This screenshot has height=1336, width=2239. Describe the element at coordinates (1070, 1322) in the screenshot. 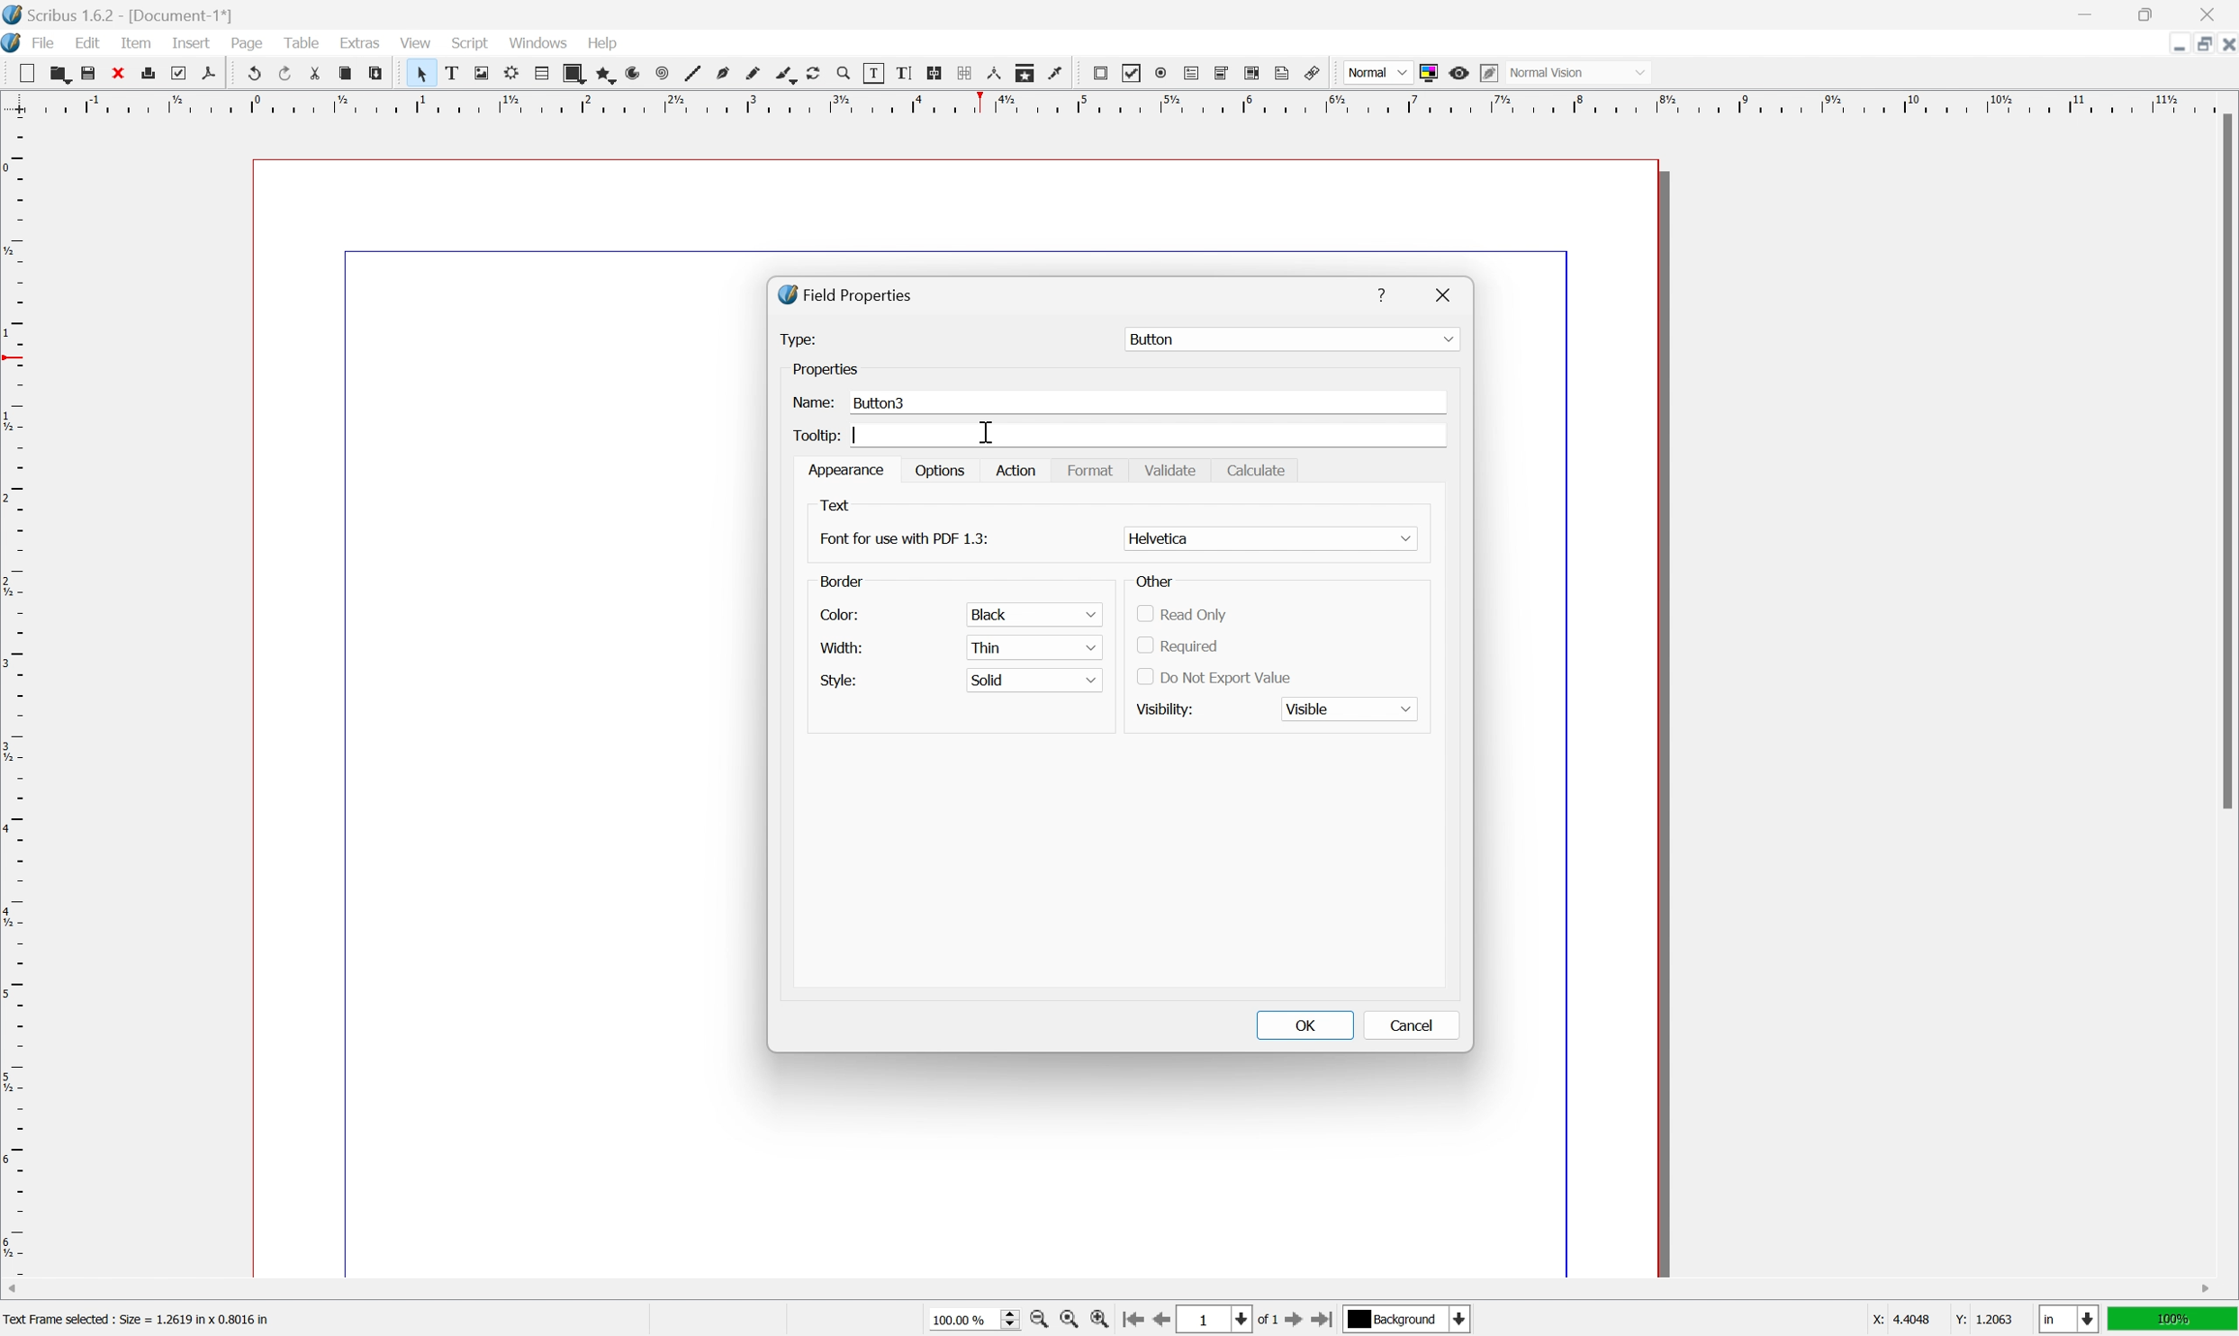

I see `zoom to 100%` at that location.